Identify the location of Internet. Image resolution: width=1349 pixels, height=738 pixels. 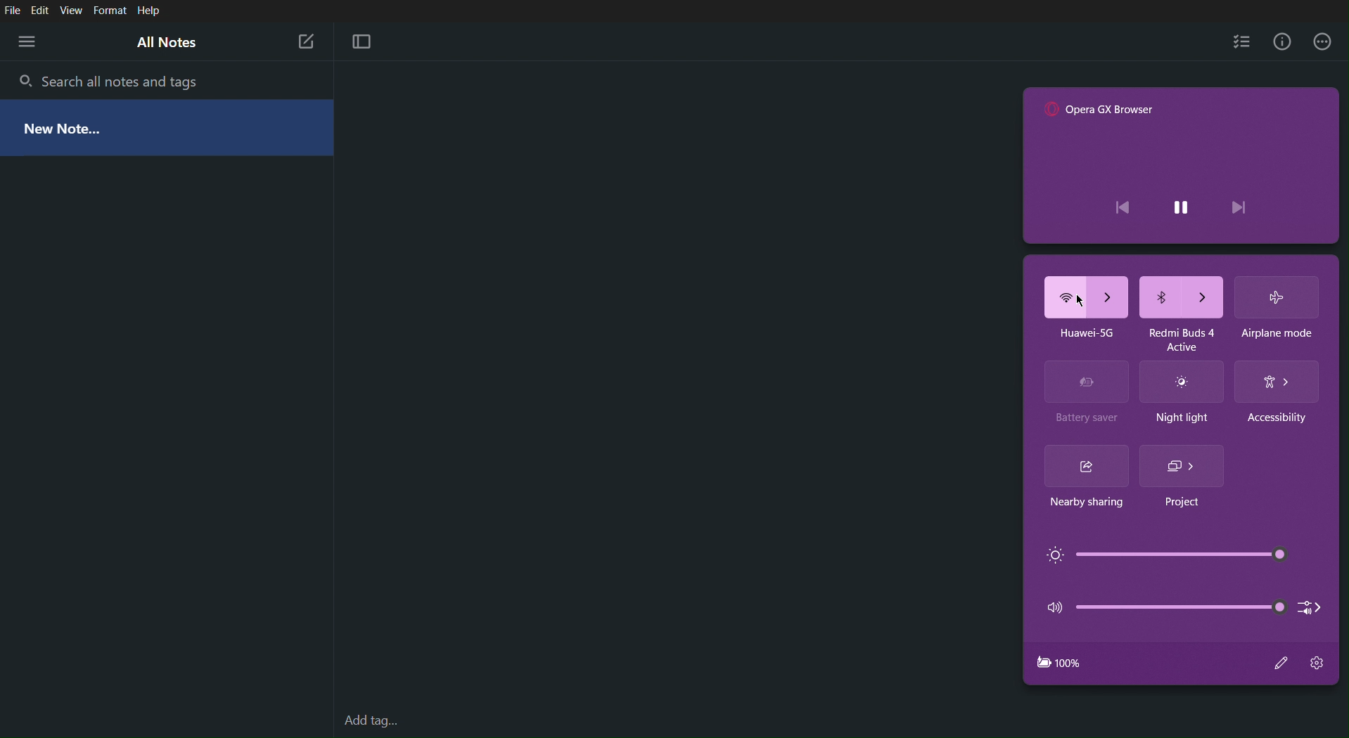
(1084, 297).